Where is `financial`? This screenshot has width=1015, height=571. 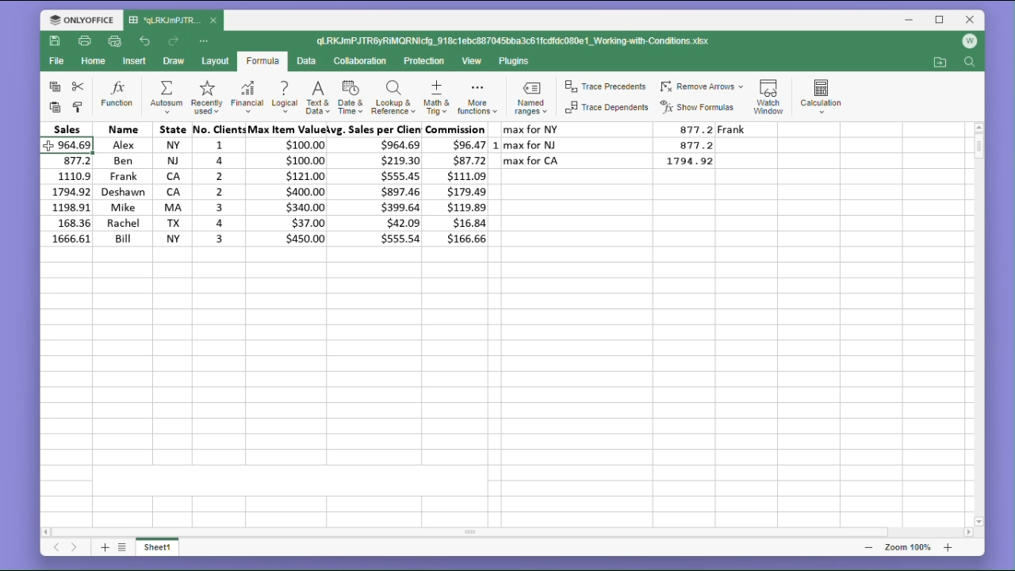 financial is located at coordinates (246, 98).